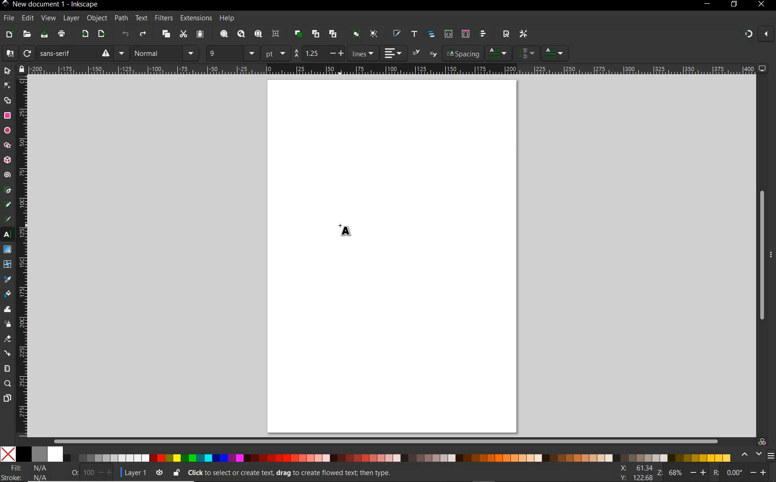 This screenshot has height=482, width=776. I want to click on layer, so click(69, 18).